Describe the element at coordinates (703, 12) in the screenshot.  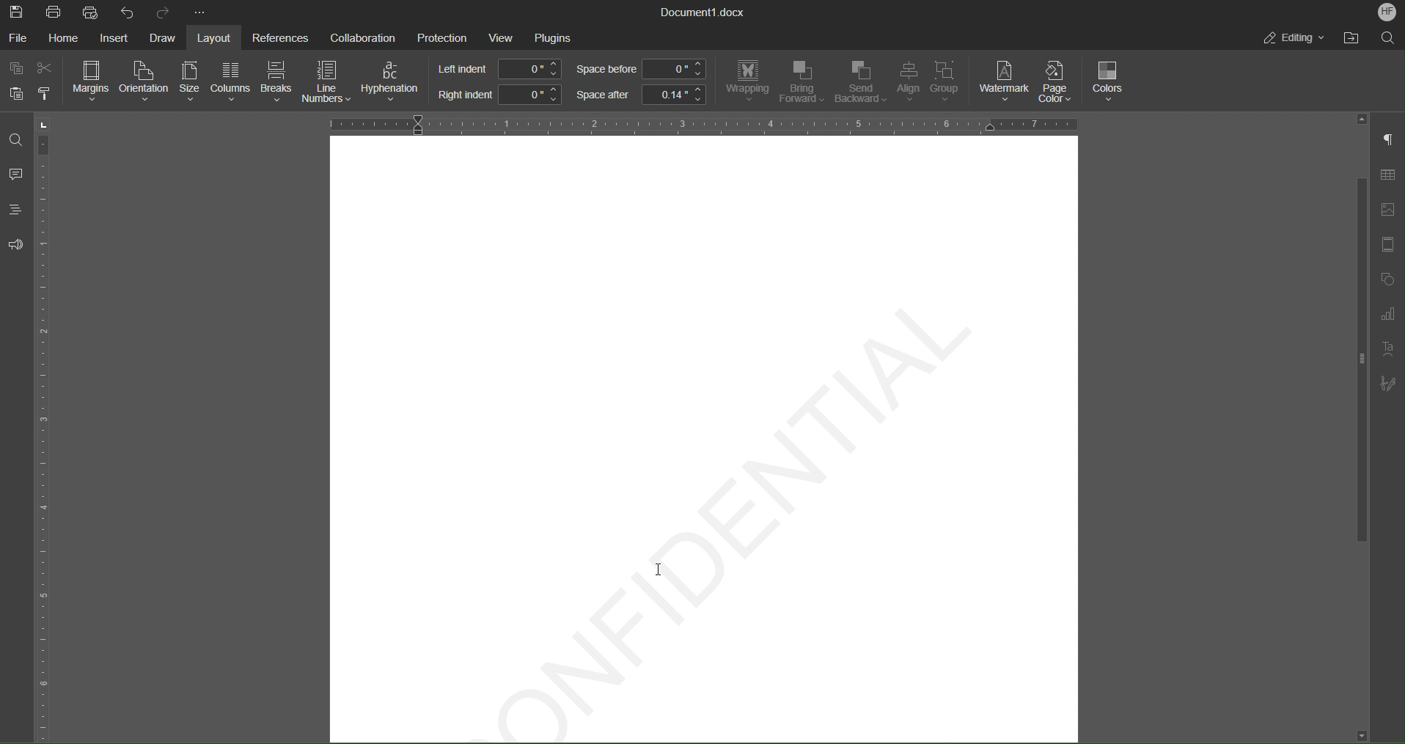
I see `Document Title` at that location.